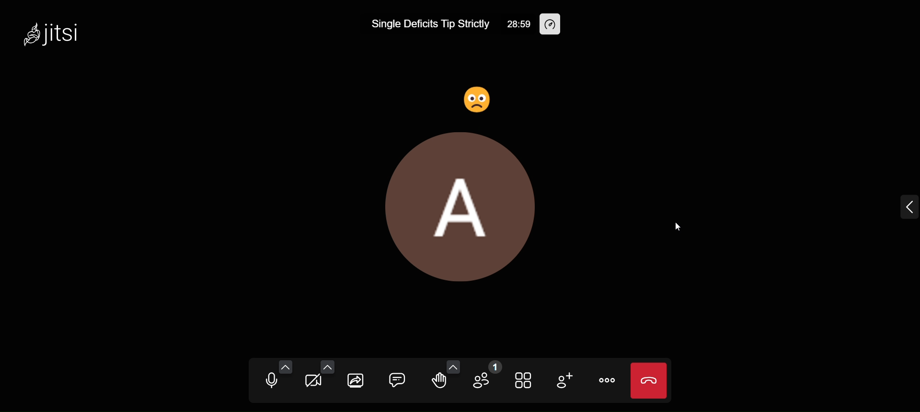  What do you see at coordinates (904, 203) in the screenshot?
I see `expand` at bounding box center [904, 203].